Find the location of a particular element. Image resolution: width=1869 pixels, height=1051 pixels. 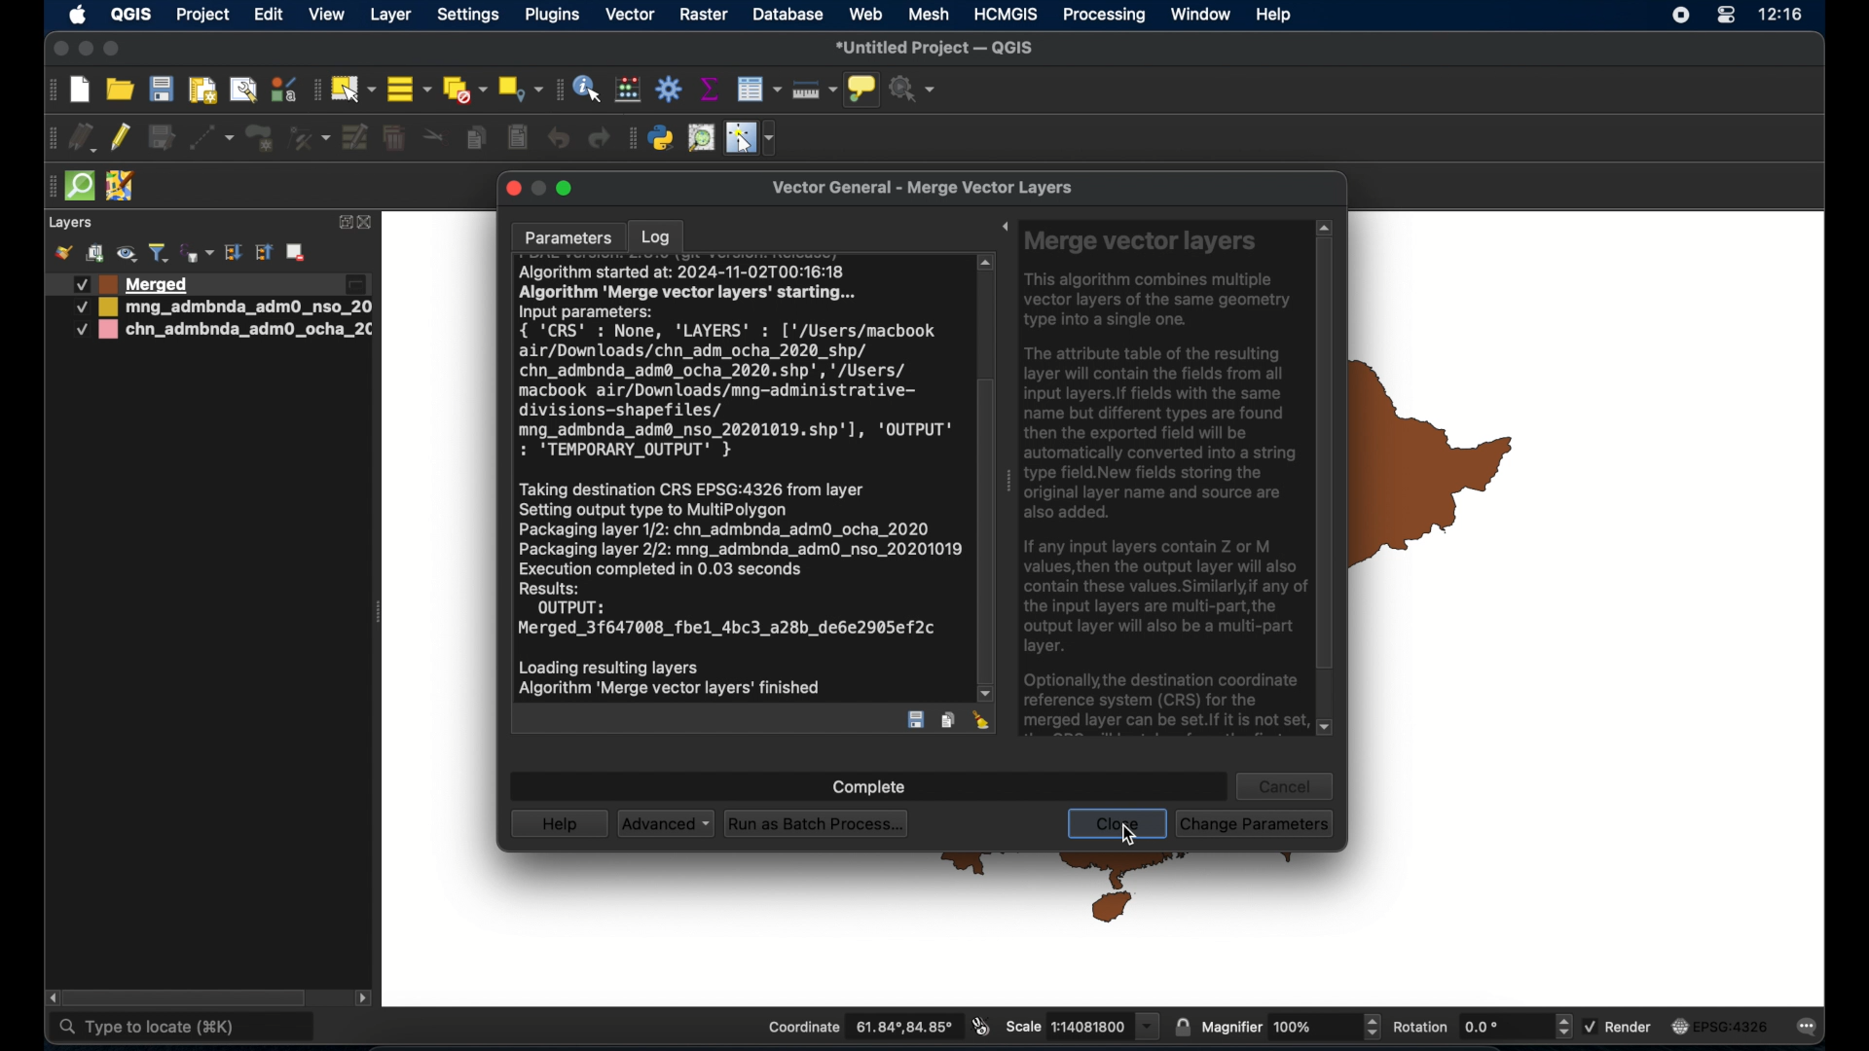

python console is located at coordinates (662, 139).